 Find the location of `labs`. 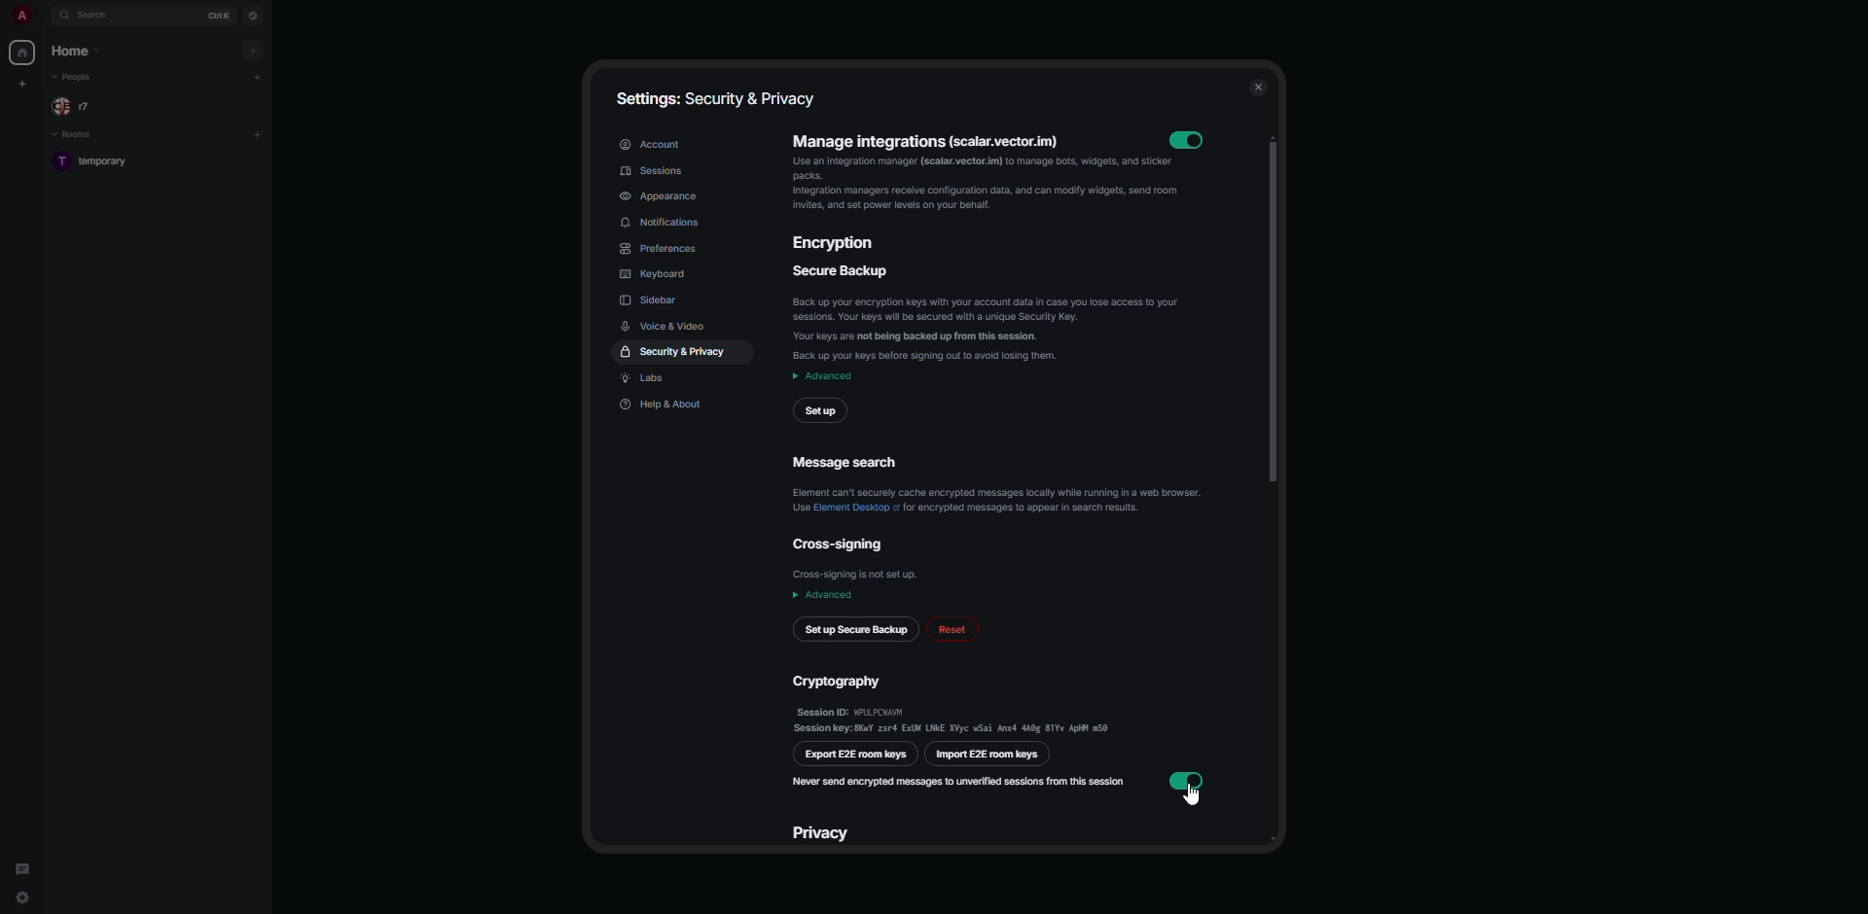

labs is located at coordinates (652, 379).